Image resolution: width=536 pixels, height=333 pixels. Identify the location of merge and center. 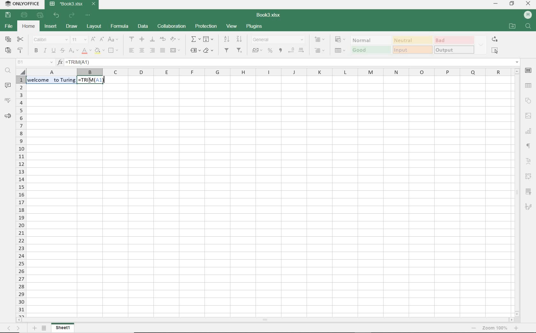
(175, 51).